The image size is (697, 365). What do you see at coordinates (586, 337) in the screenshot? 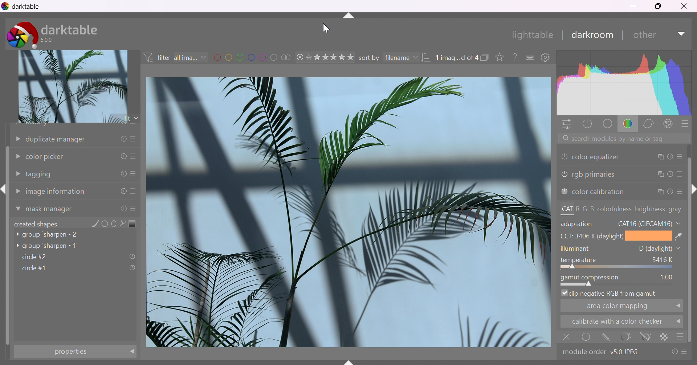
I see `select` at bounding box center [586, 337].